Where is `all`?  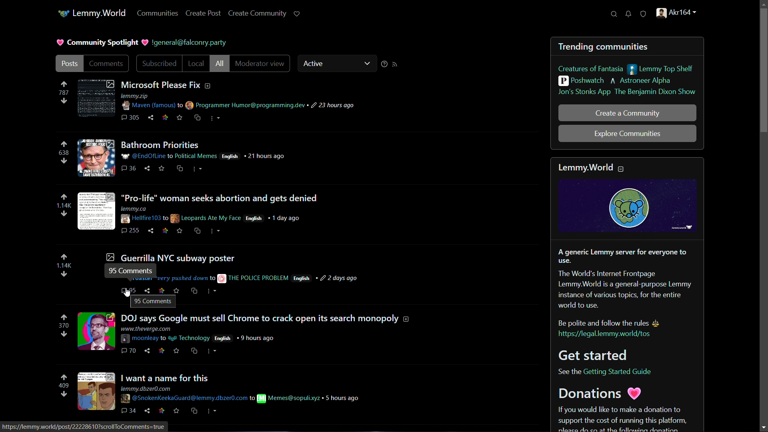 all is located at coordinates (220, 64).